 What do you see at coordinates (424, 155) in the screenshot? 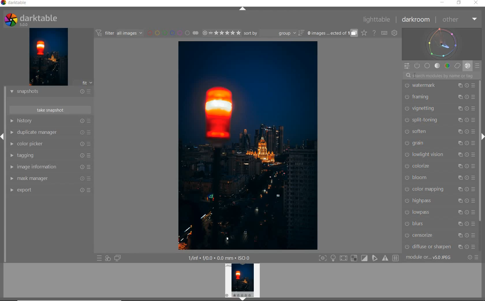
I see `LOWLIGHT VISION` at bounding box center [424, 155].